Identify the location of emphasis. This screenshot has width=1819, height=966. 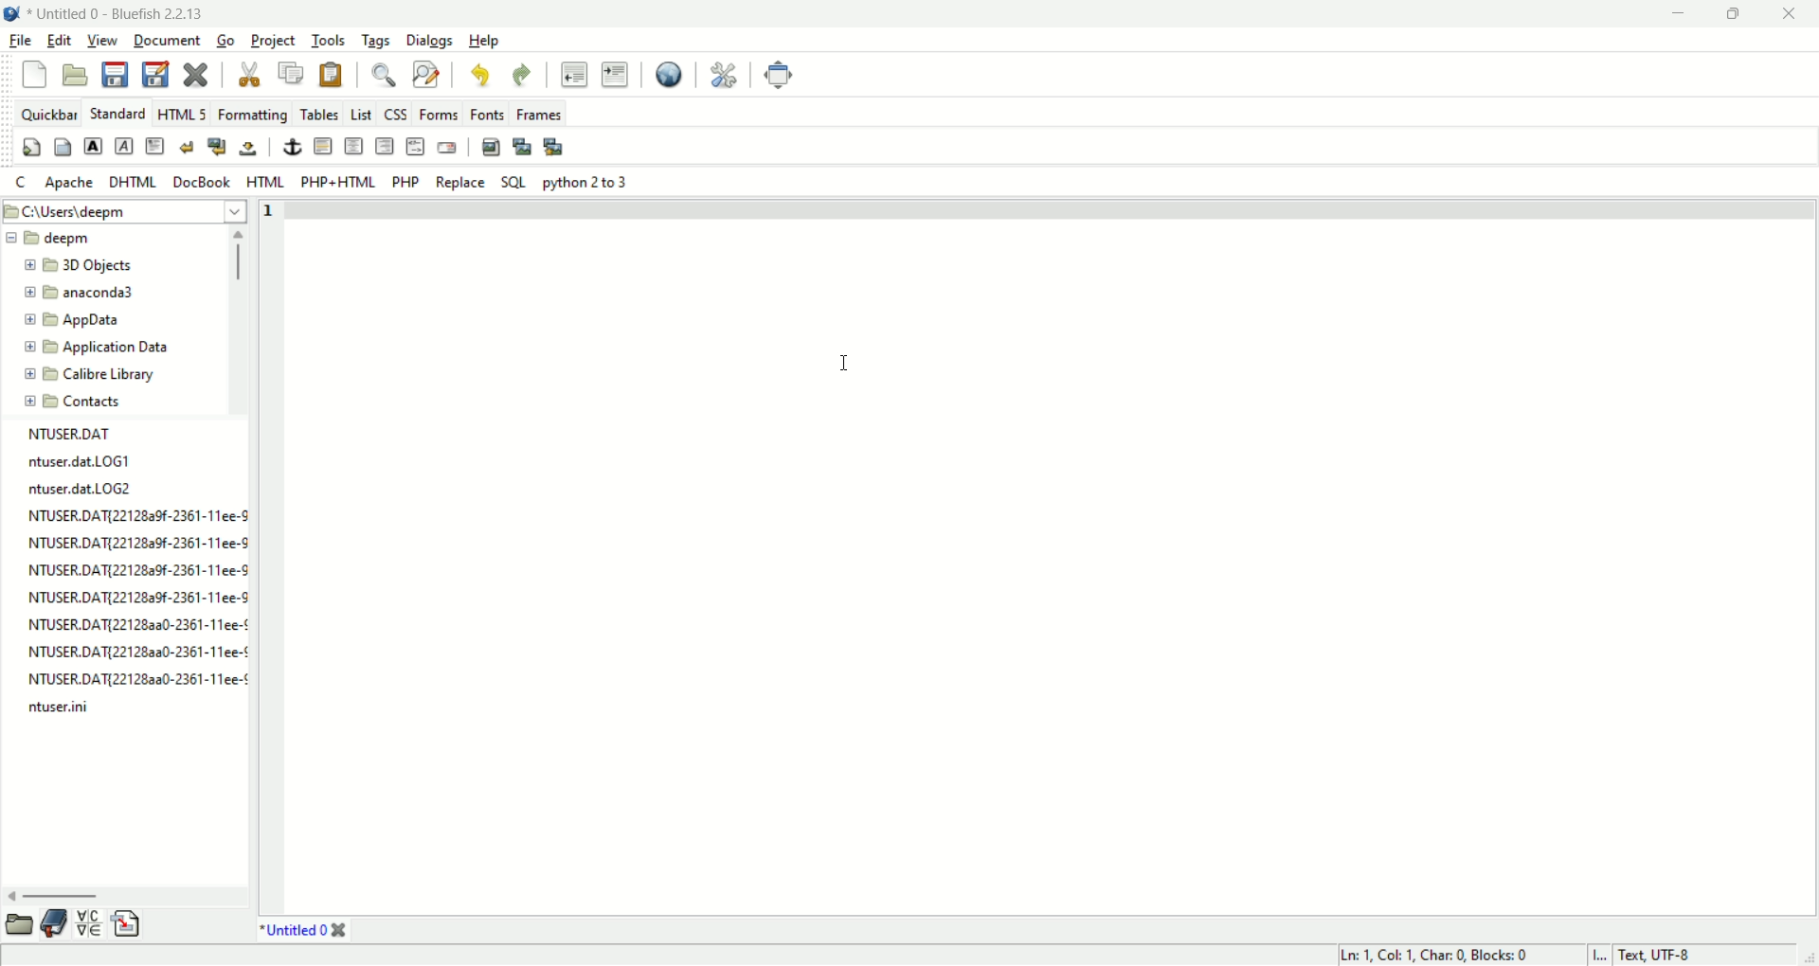
(124, 147).